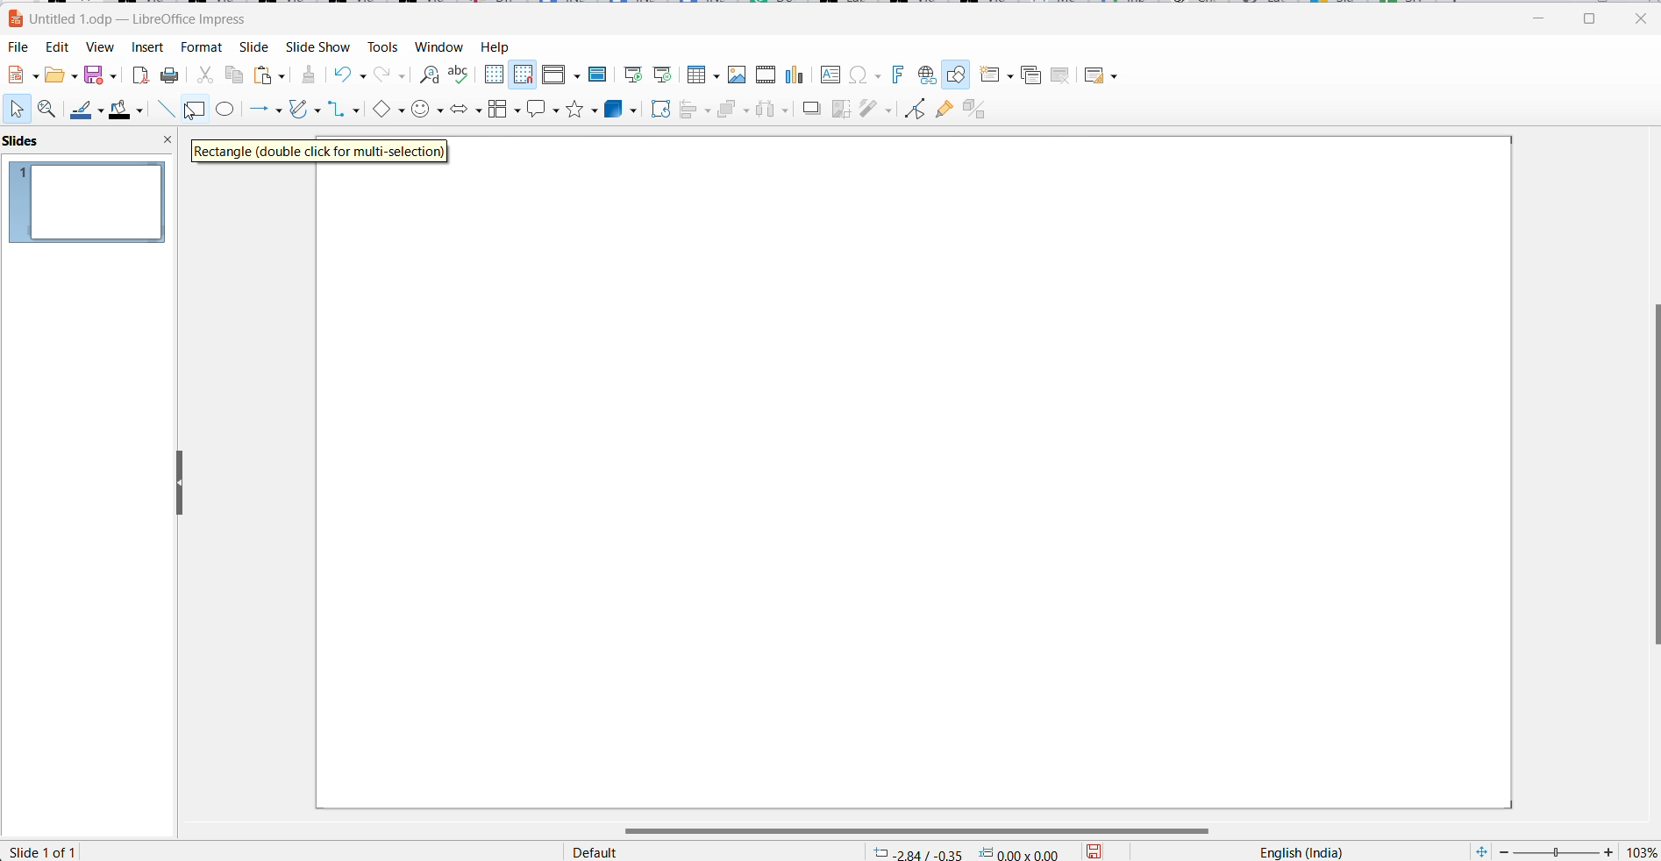  Describe the element at coordinates (1556, 851) in the screenshot. I see `zoom slider` at that location.